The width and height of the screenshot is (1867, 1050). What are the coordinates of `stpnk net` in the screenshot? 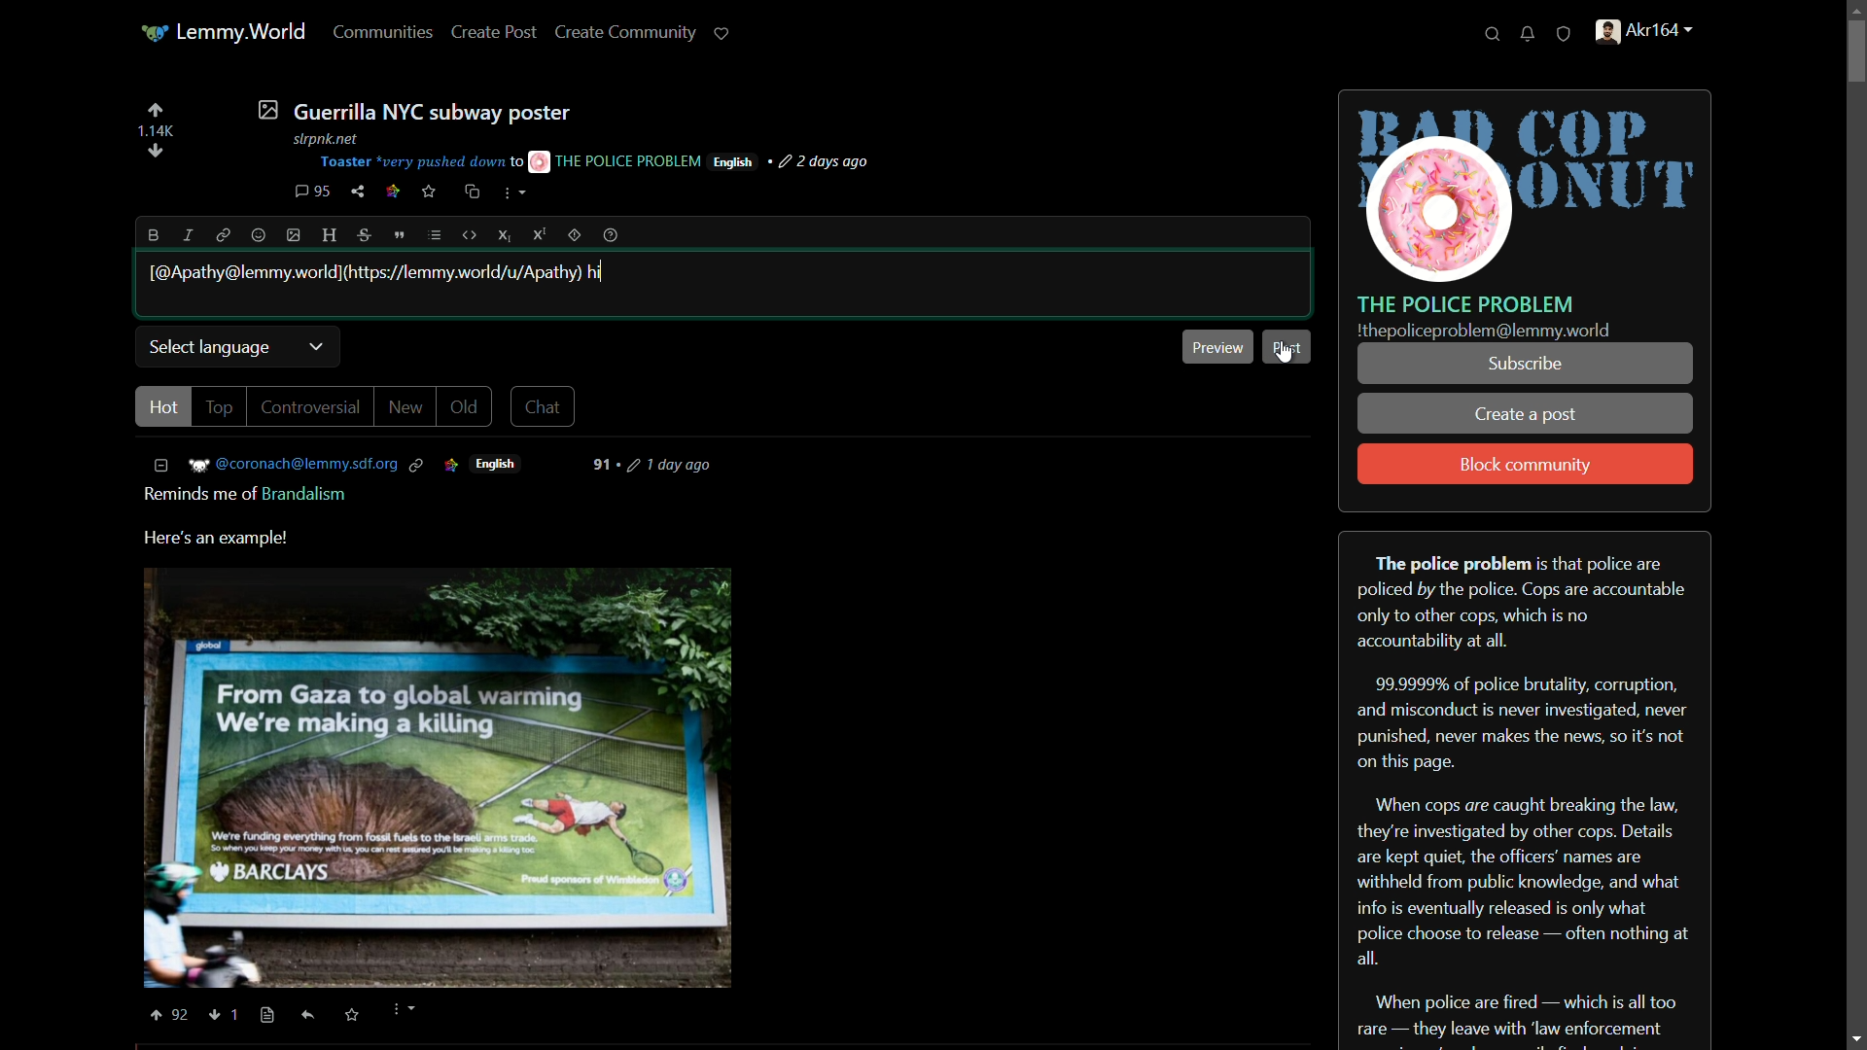 It's located at (321, 136).